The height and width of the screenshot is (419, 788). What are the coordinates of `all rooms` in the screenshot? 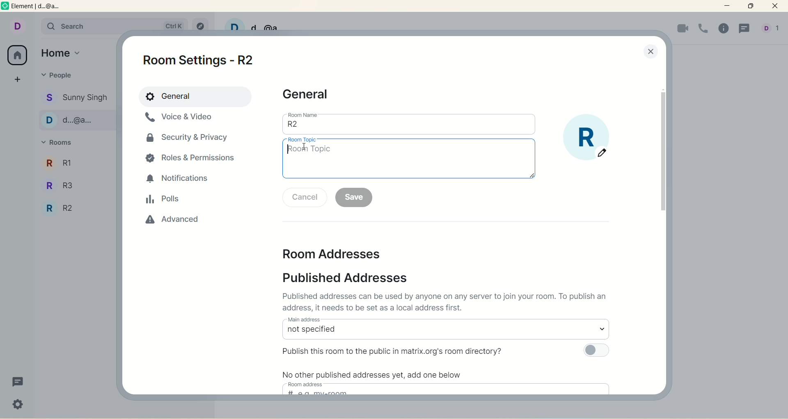 It's located at (18, 55).